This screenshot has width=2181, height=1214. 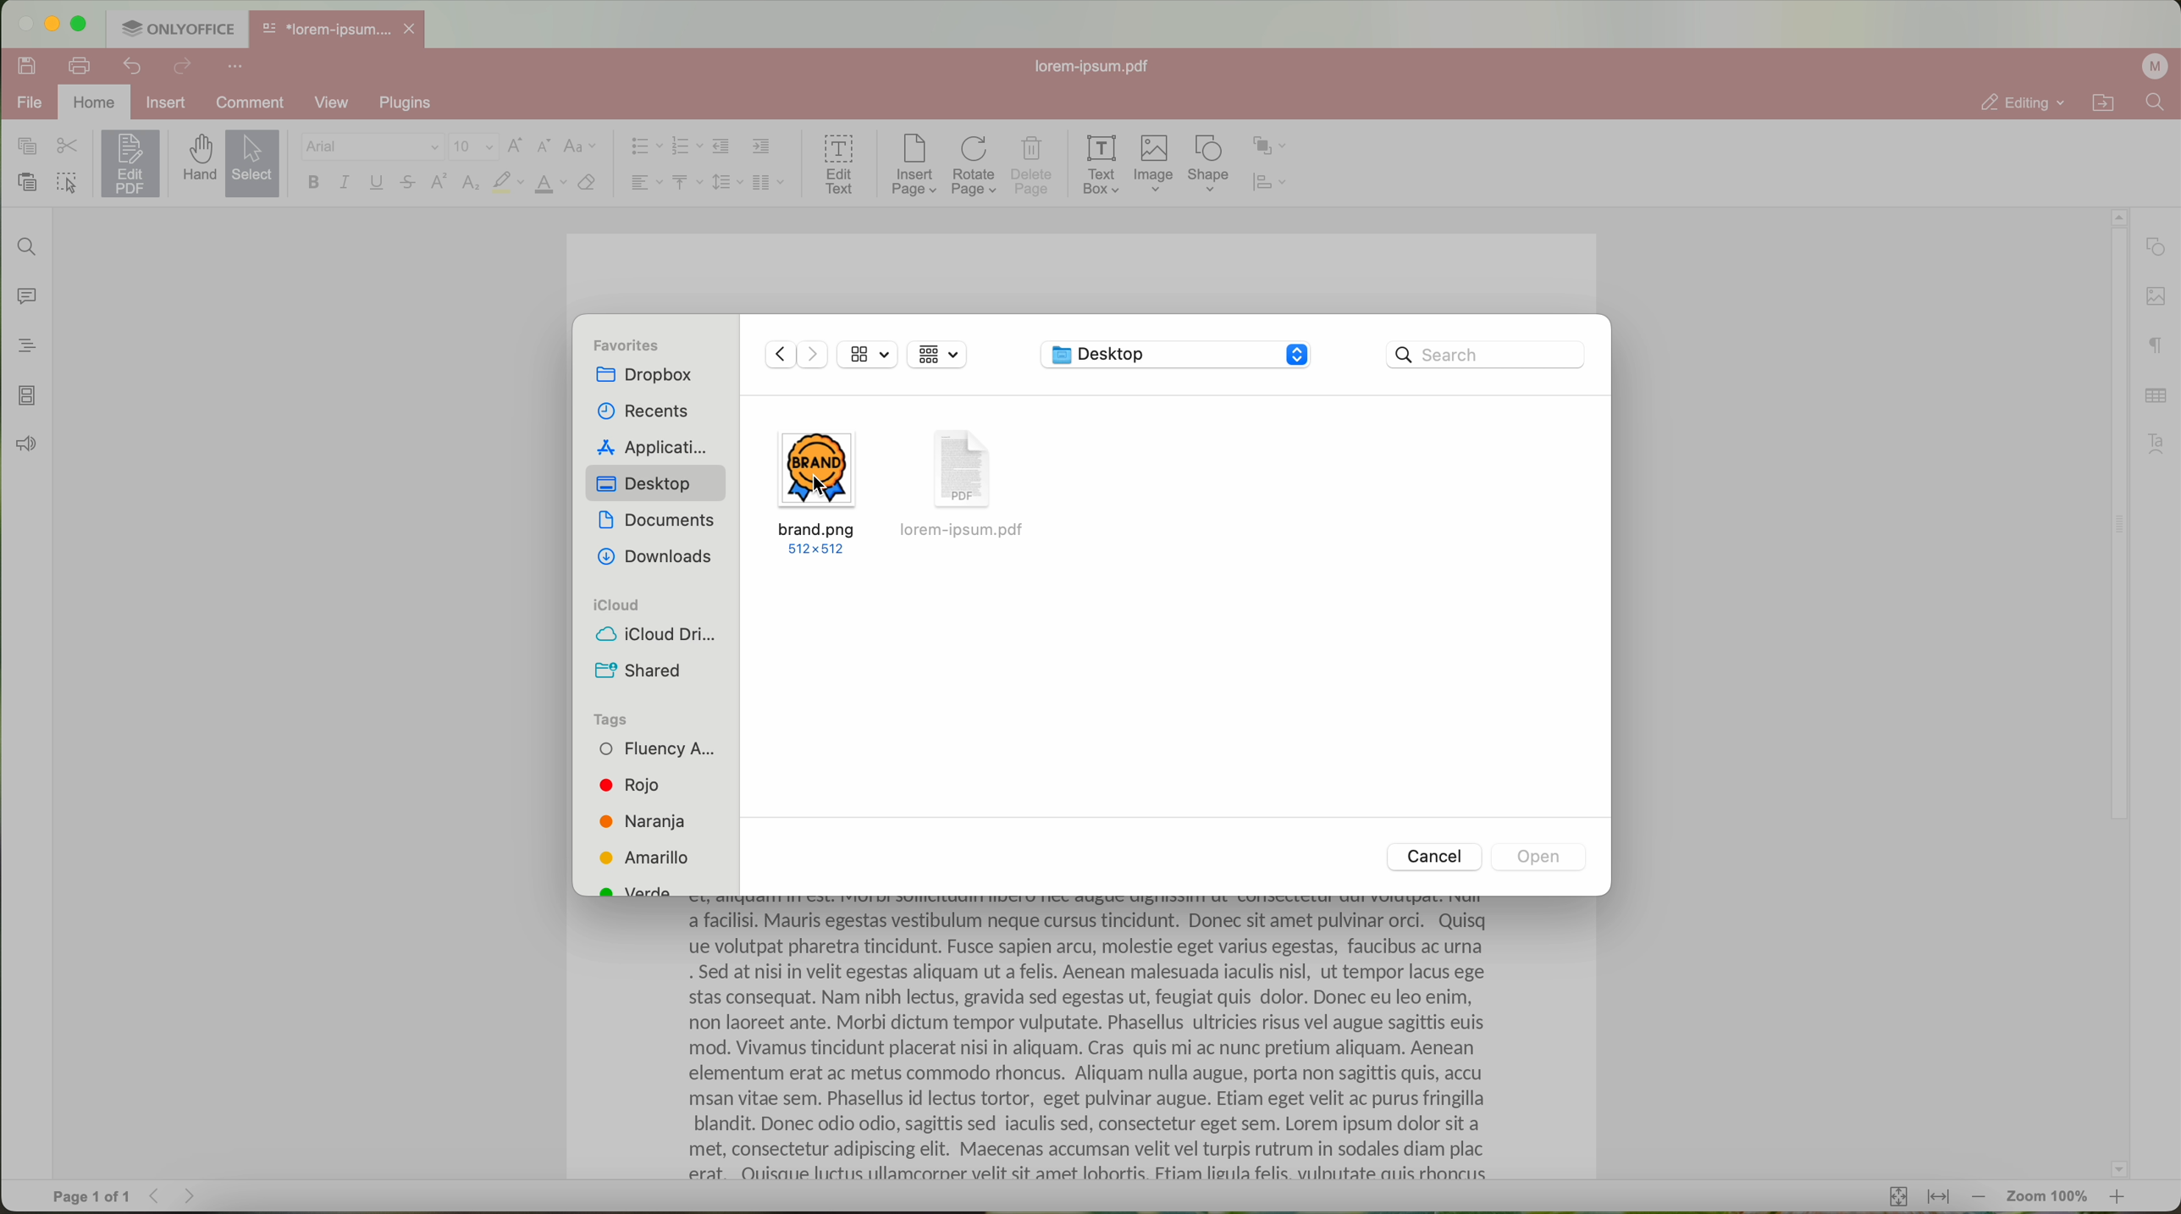 What do you see at coordinates (964, 483) in the screenshot?
I see `lorem-ipsum.pdf` at bounding box center [964, 483].